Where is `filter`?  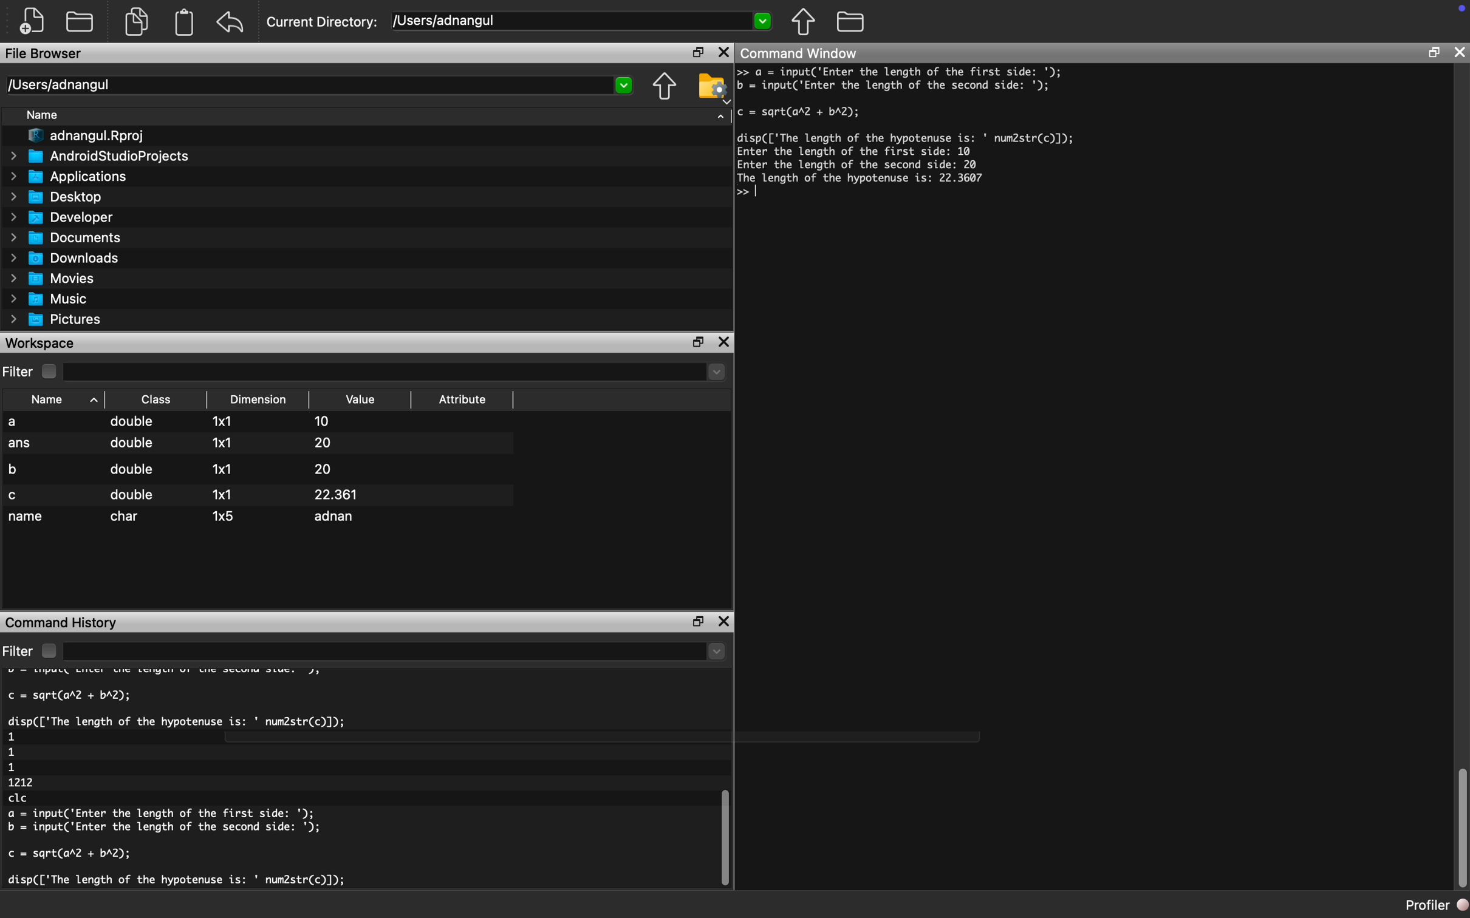 filter is located at coordinates (18, 651).